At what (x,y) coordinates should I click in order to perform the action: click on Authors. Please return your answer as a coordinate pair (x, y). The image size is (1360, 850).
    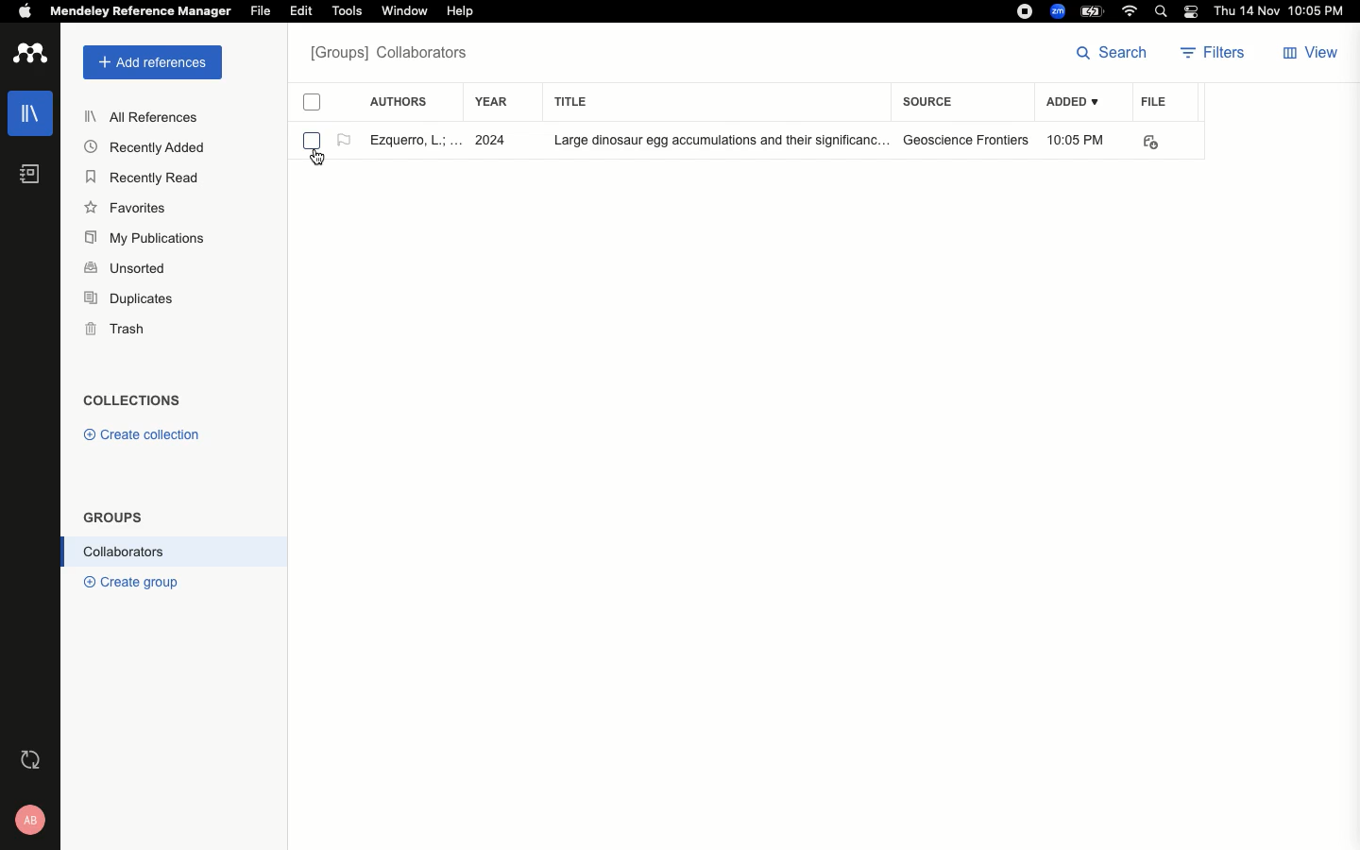
    Looking at the image, I should click on (399, 99).